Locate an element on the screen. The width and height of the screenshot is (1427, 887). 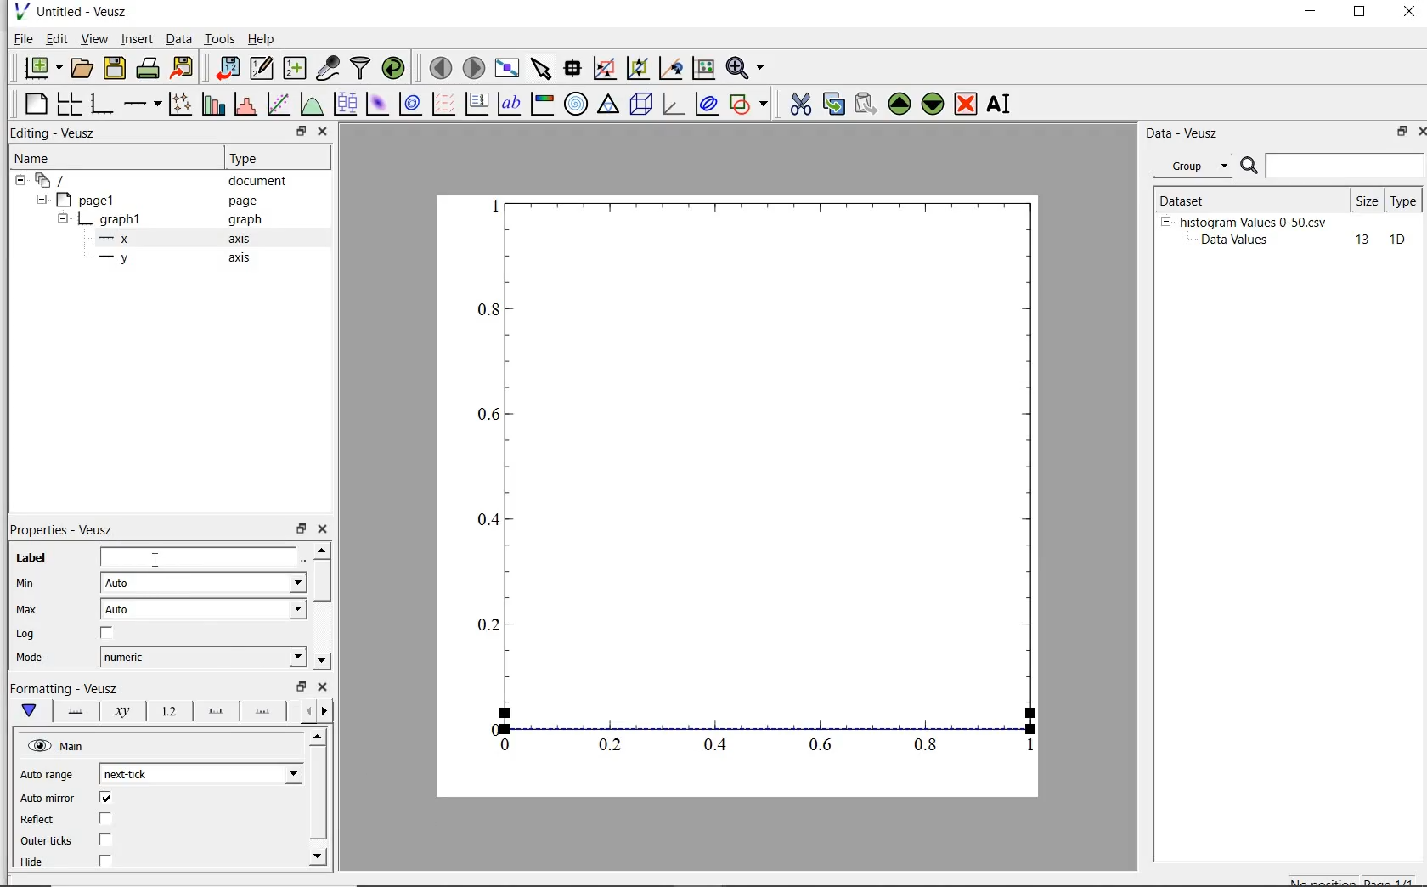
paste the selected widget is located at coordinates (865, 105).